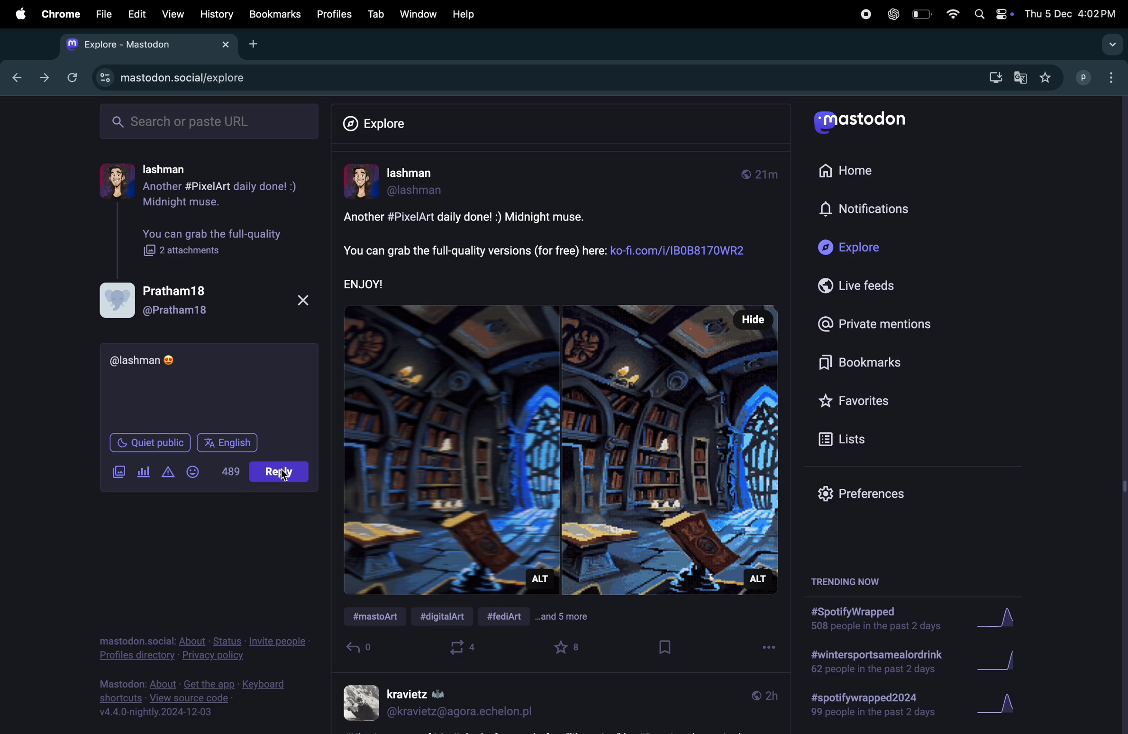  What do you see at coordinates (860, 399) in the screenshot?
I see `favourites` at bounding box center [860, 399].